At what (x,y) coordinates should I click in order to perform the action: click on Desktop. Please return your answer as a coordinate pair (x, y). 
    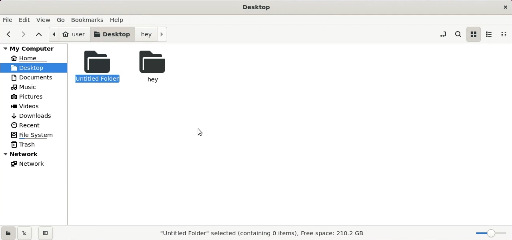
    Looking at the image, I should click on (264, 8).